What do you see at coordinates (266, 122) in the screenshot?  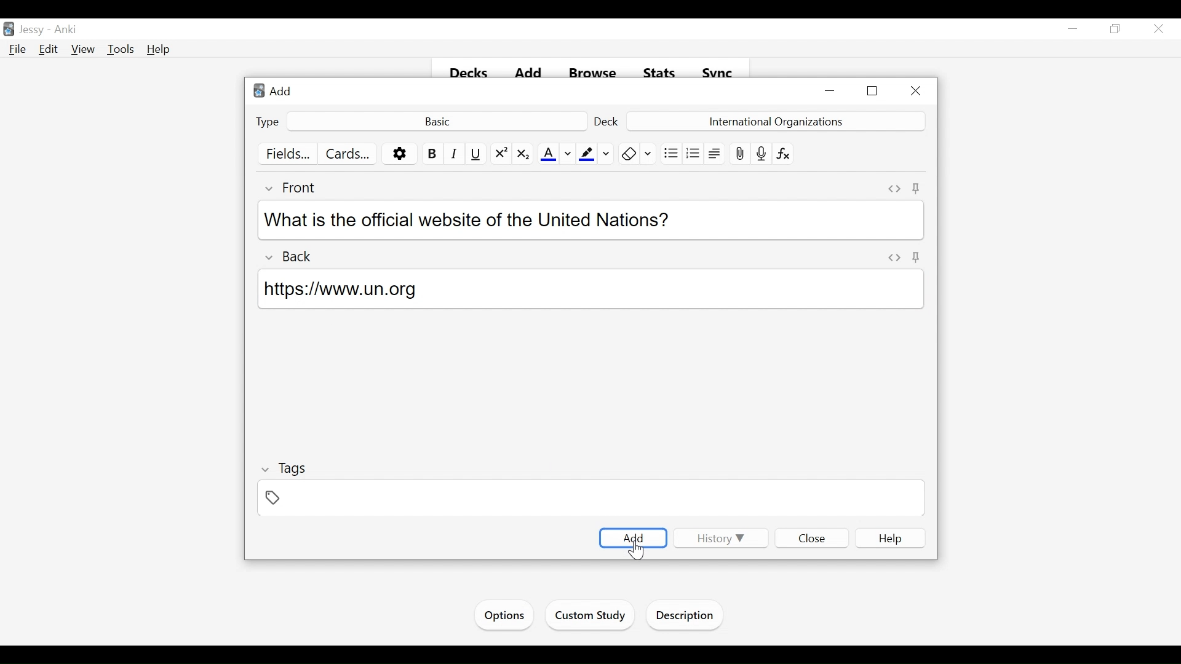 I see `Type` at bounding box center [266, 122].